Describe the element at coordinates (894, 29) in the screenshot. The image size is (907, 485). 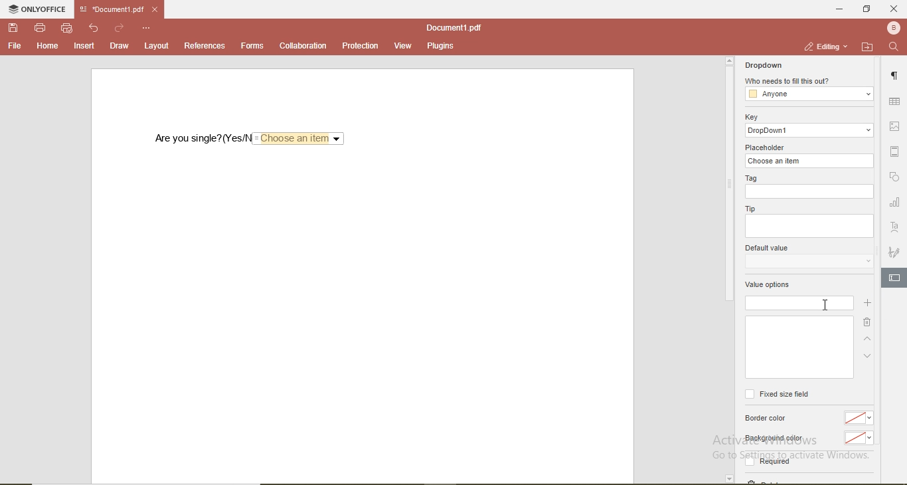
I see `profile` at that location.